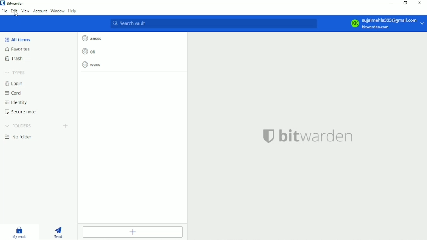  What do you see at coordinates (20, 232) in the screenshot?
I see `My vault` at bounding box center [20, 232].